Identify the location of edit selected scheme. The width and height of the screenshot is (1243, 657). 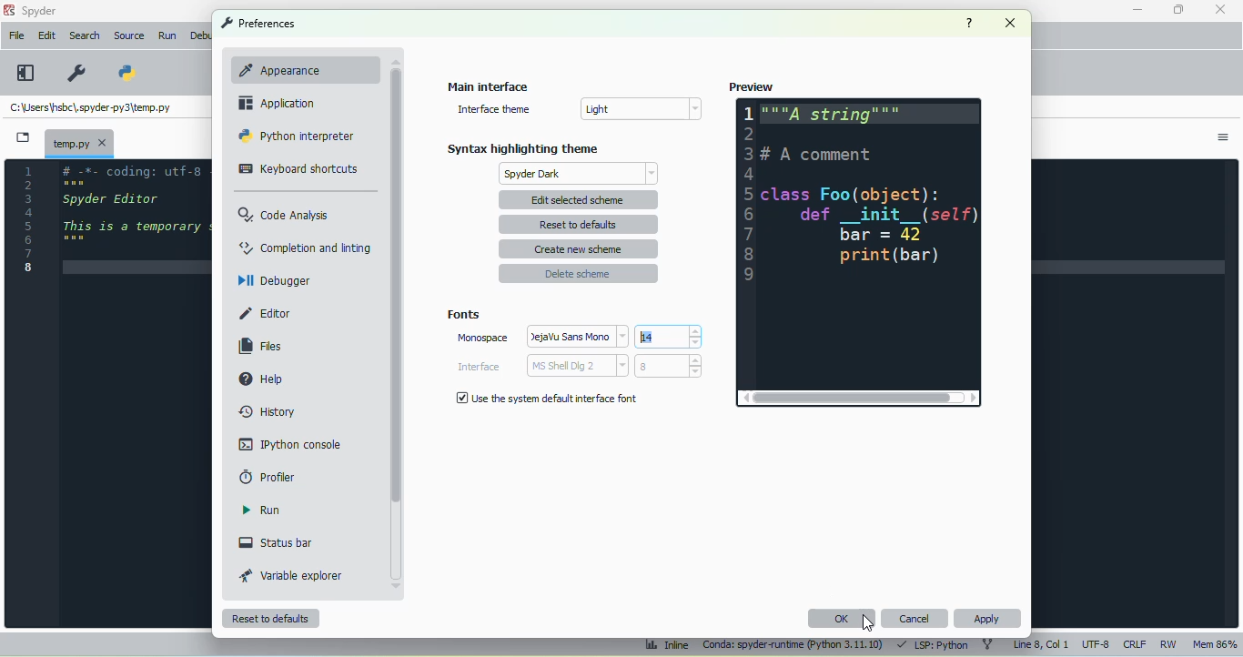
(580, 199).